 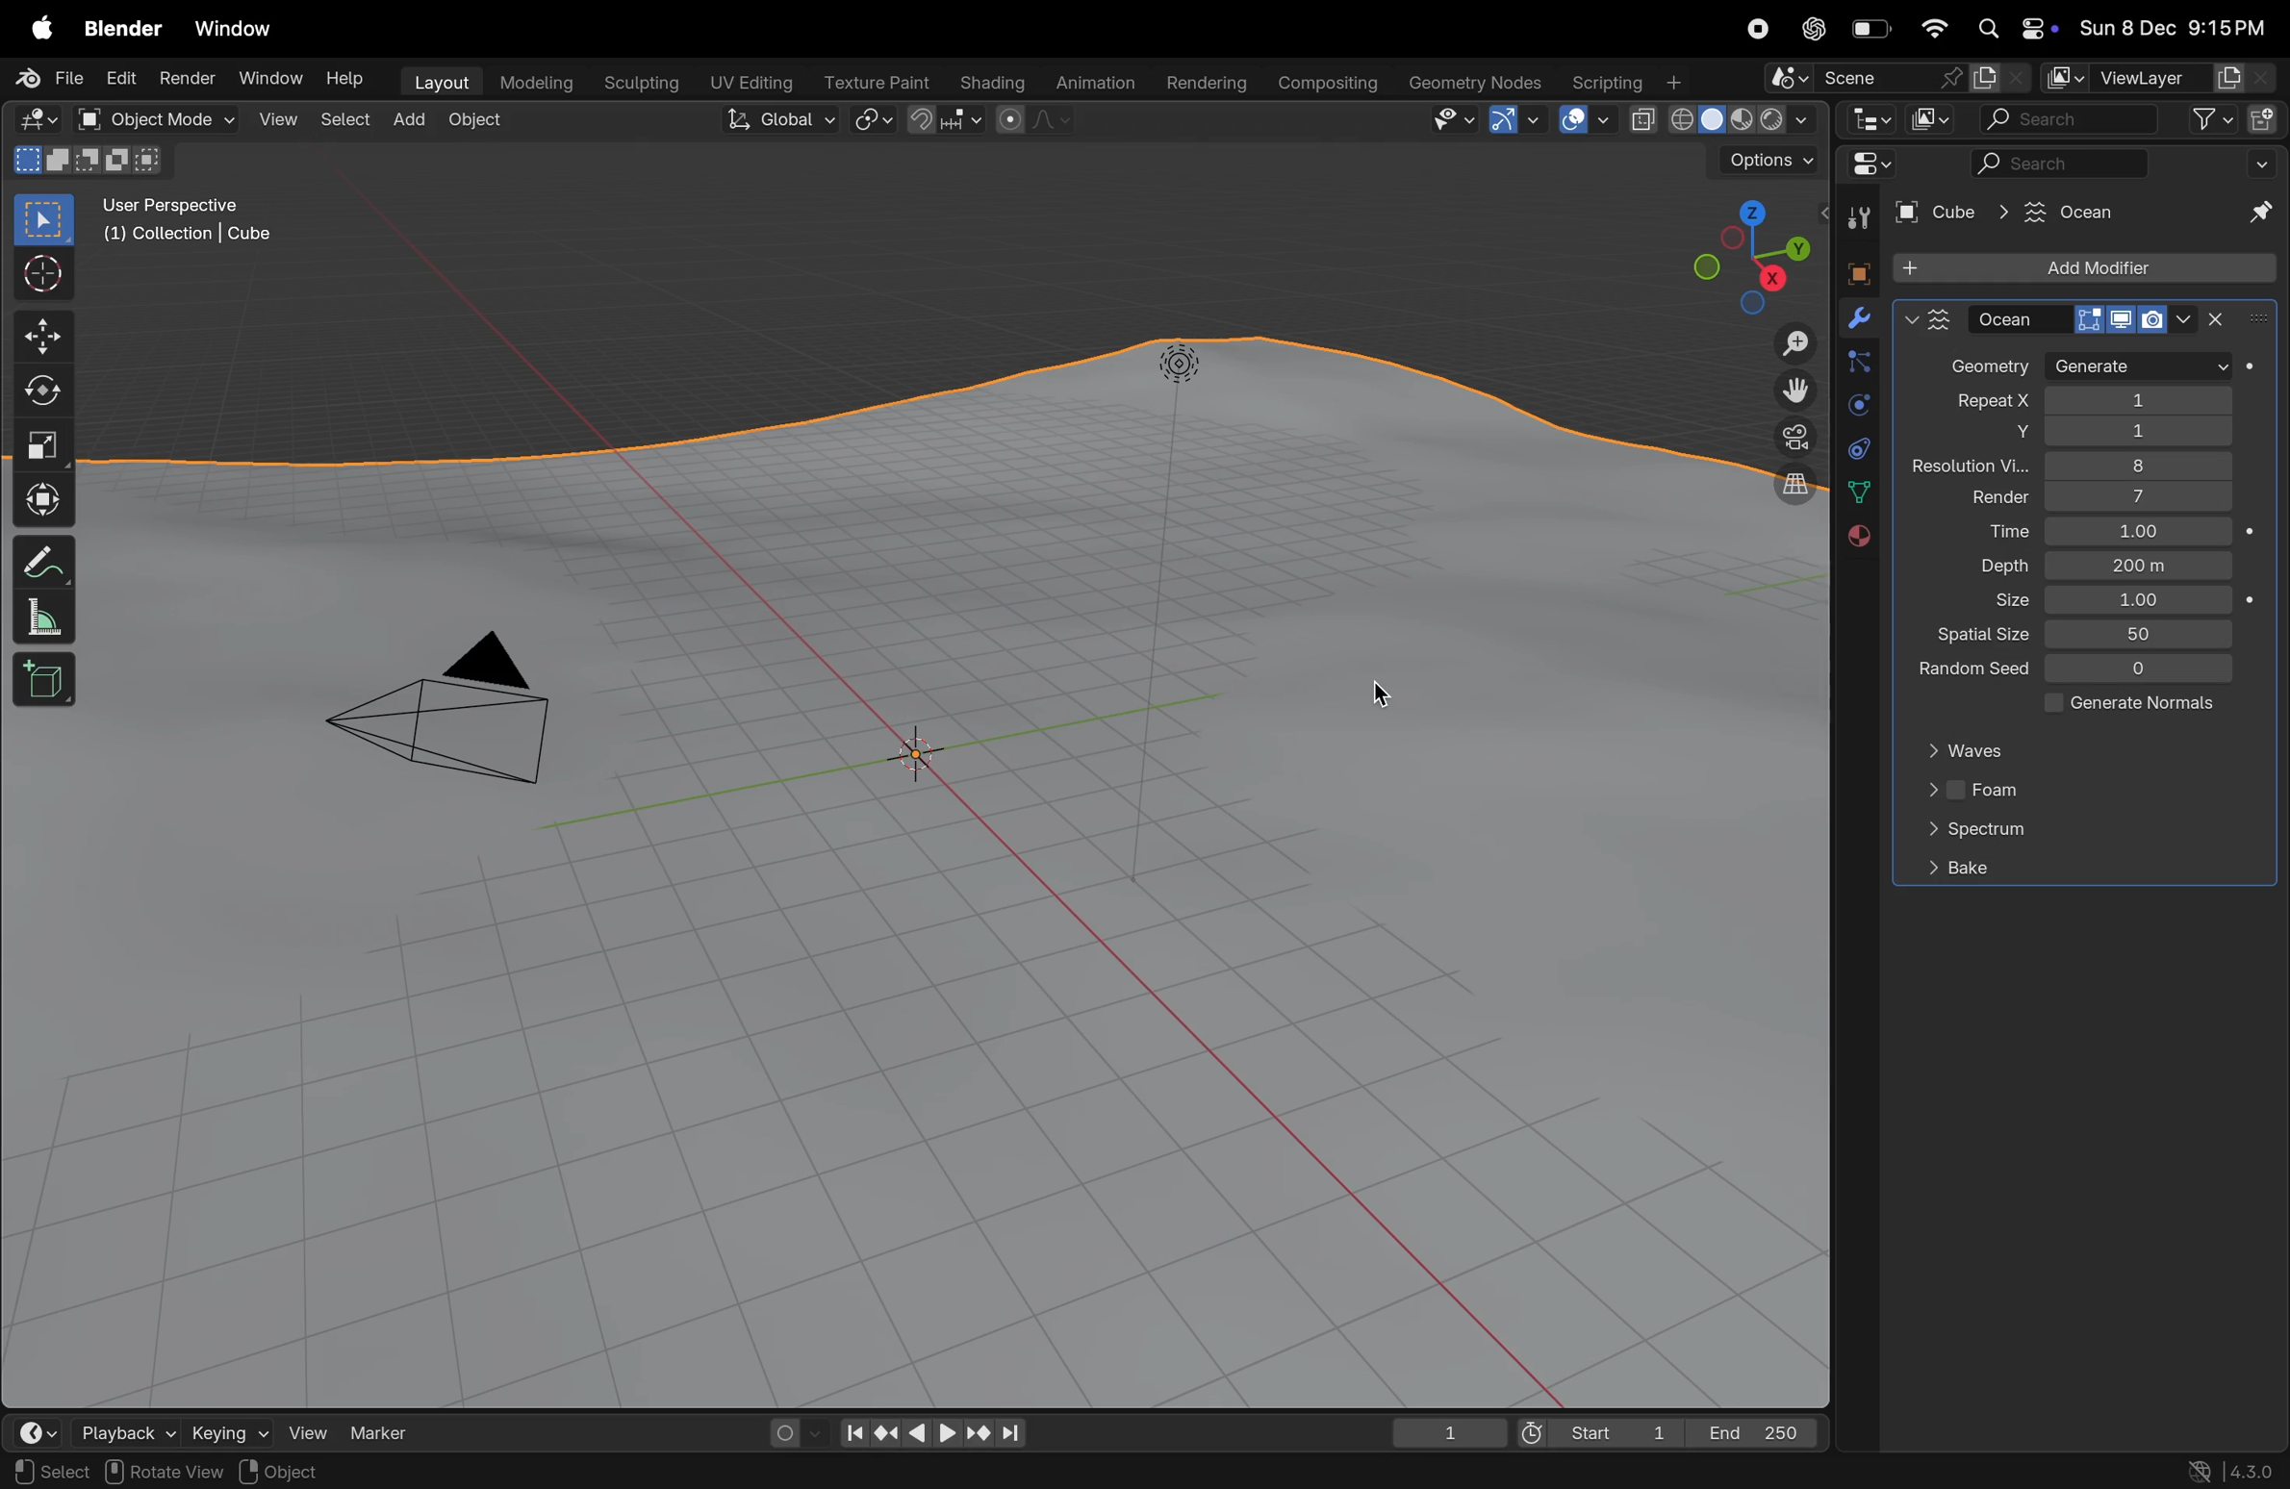 What do you see at coordinates (1989, 368) in the screenshot?
I see `geometry` at bounding box center [1989, 368].